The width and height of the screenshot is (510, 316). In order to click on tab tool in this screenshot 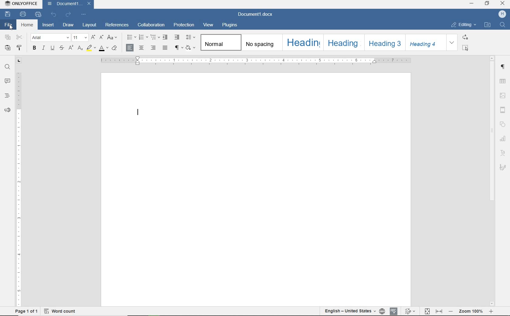, I will do `click(19, 61)`.